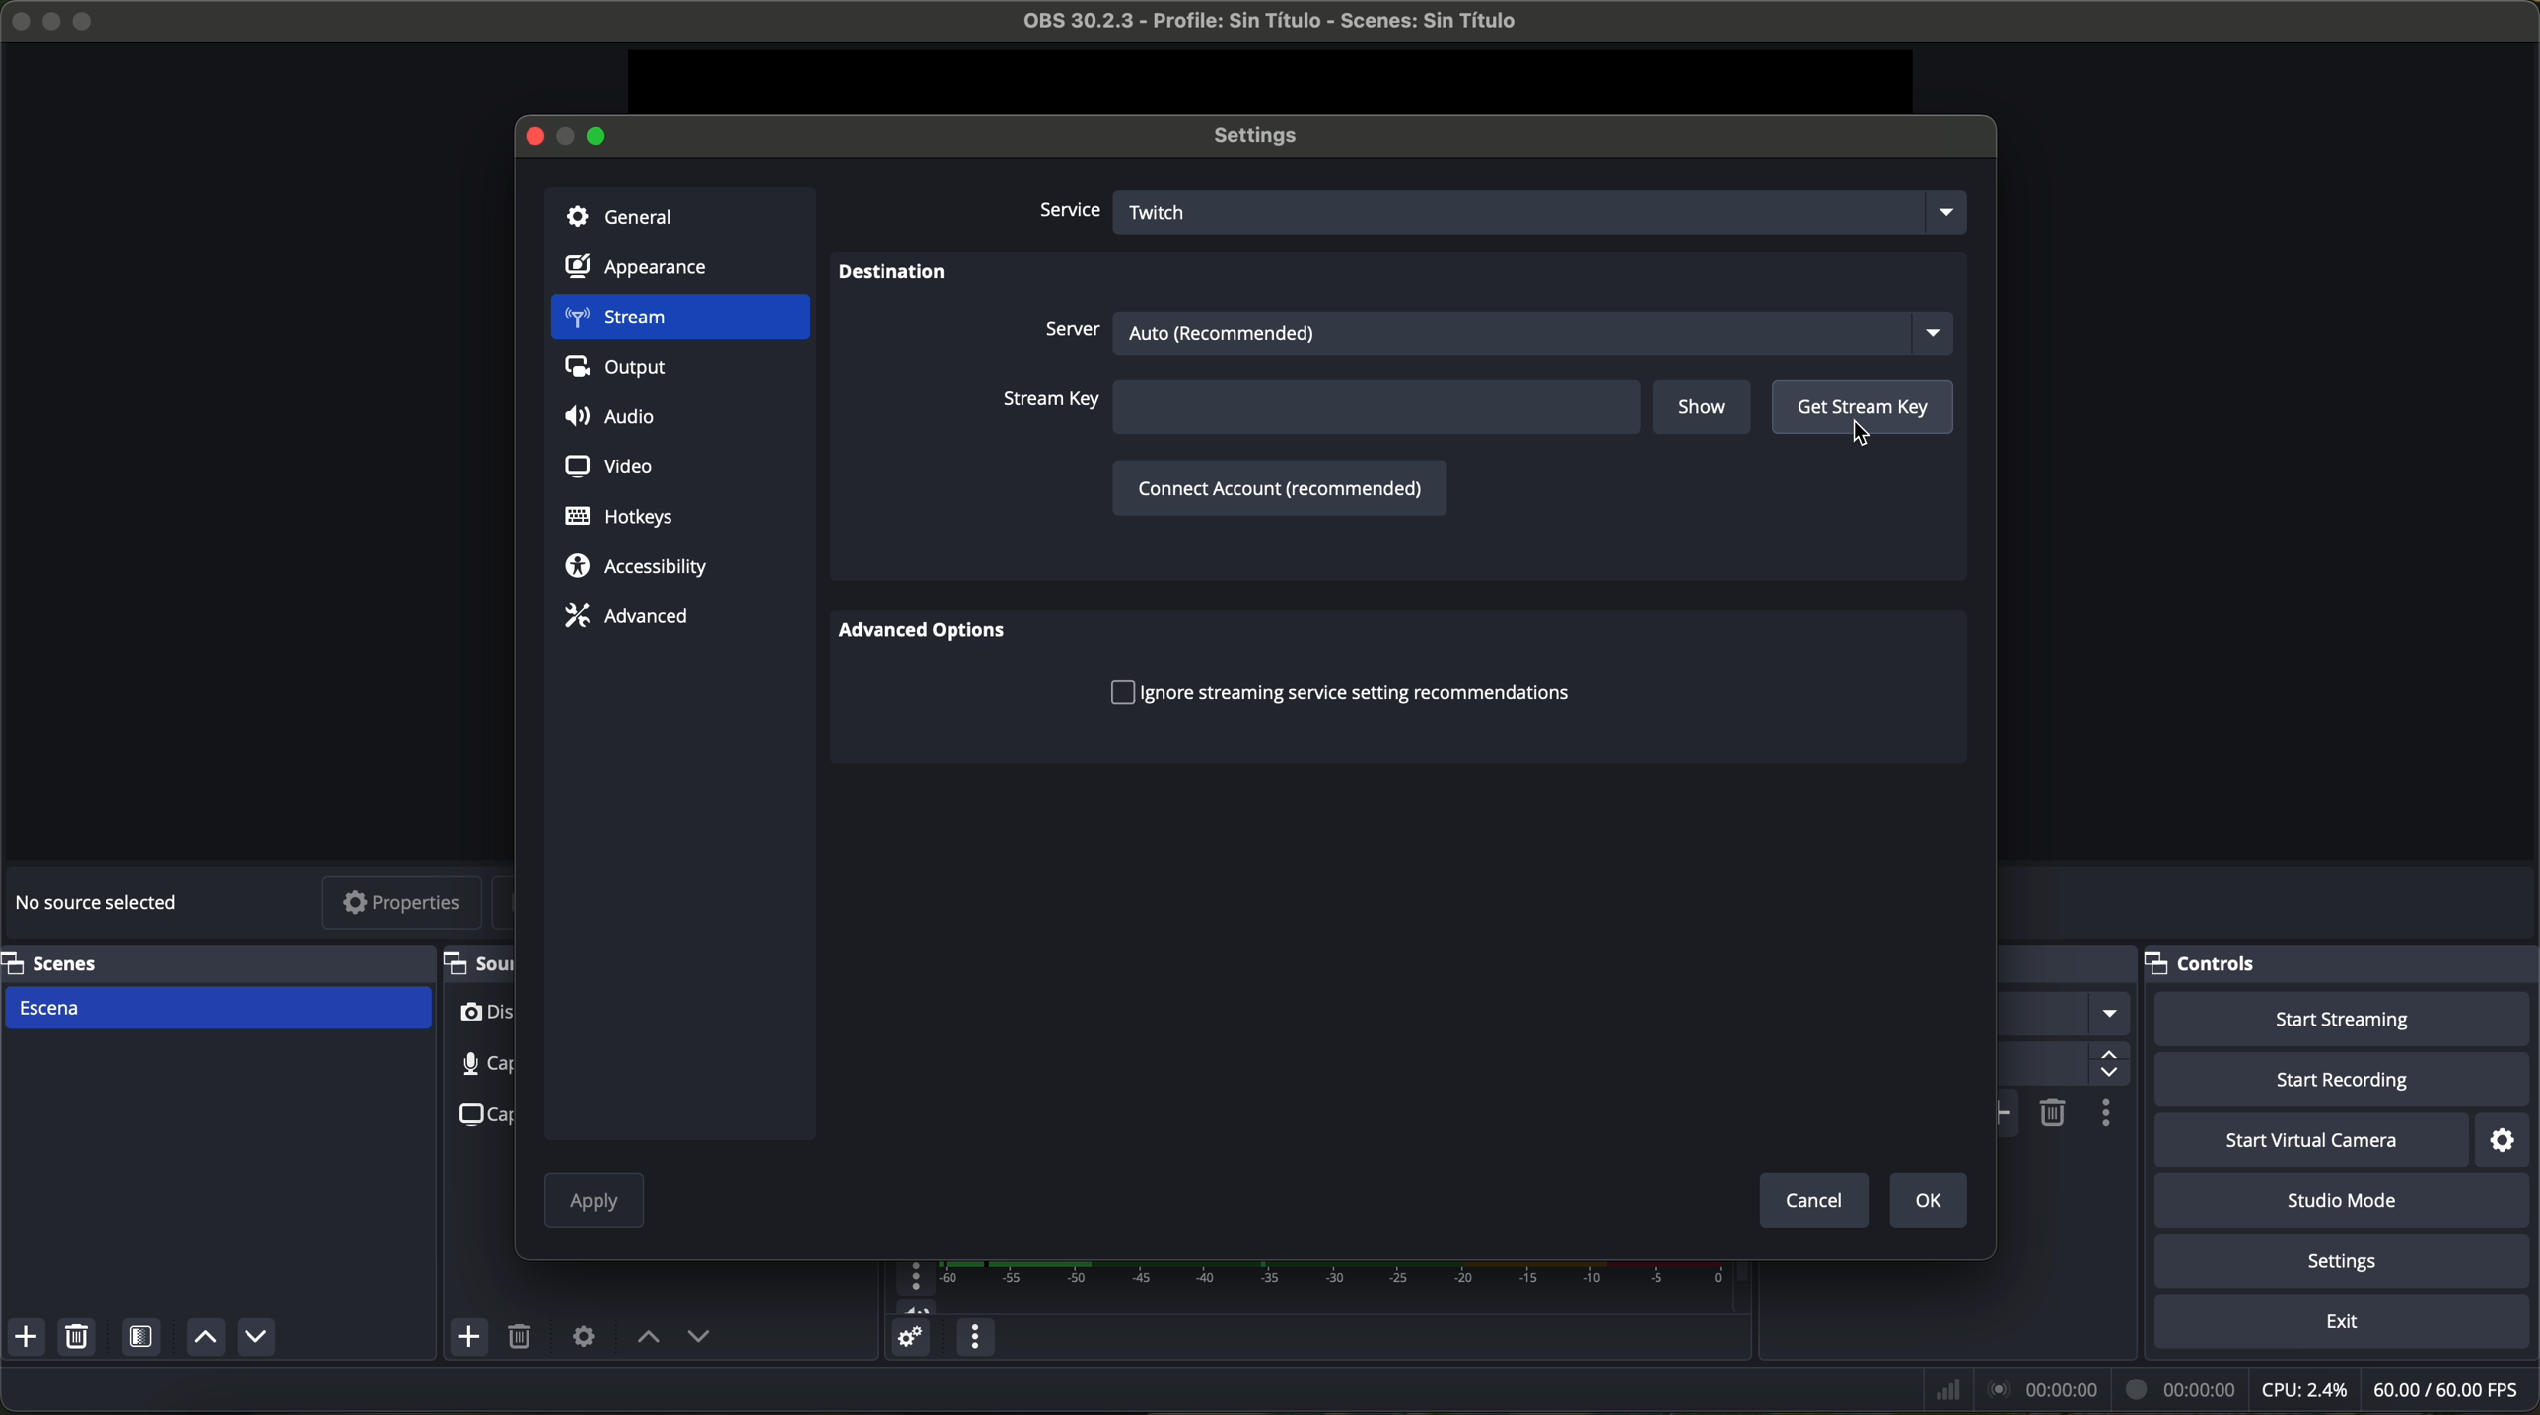 The image size is (2540, 1415). Describe the element at coordinates (484, 1017) in the screenshot. I see `video capture device` at that location.